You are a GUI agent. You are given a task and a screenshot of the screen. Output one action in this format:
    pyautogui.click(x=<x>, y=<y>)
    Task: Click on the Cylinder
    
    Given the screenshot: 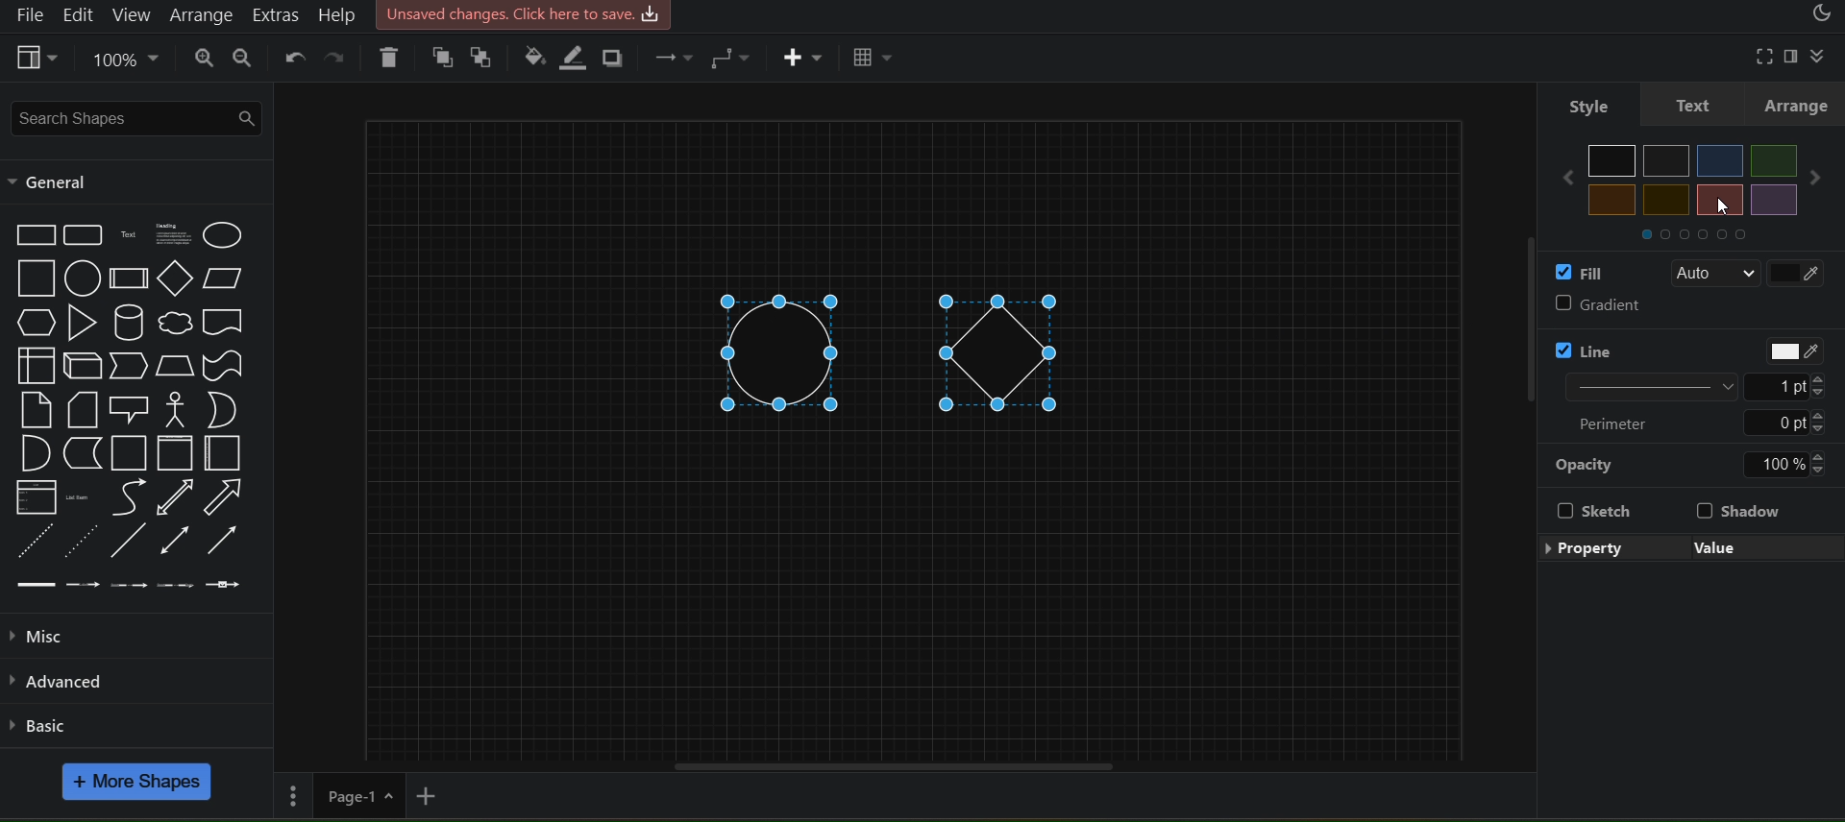 What is the action you would take?
    pyautogui.click(x=126, y=322)
    